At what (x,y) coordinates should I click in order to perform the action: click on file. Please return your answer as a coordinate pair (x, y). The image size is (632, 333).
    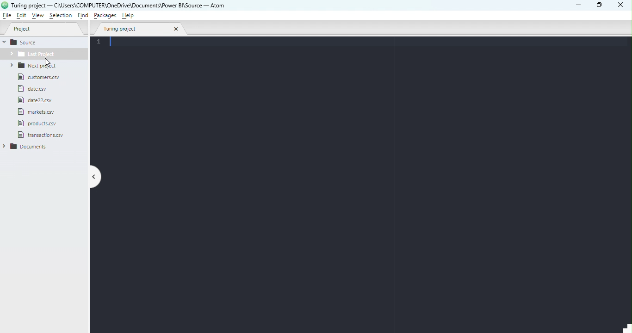
    Looking at the image, I should click on (36, 100).